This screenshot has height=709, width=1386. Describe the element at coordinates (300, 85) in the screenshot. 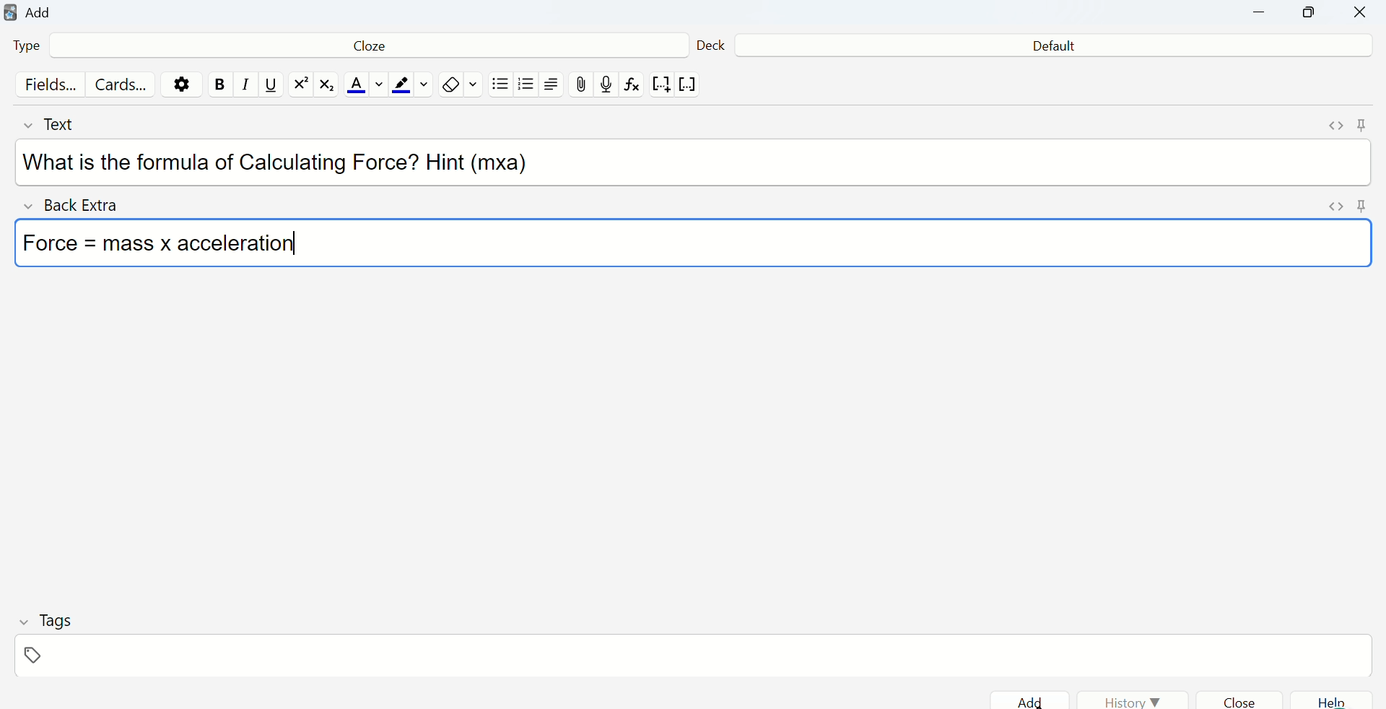

I see `exponential` at that location.